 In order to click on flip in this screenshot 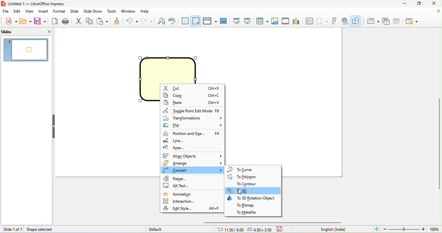, I will do `click(193, 126)`.